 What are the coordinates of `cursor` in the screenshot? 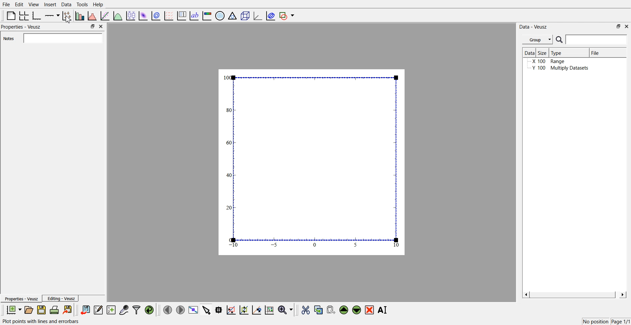 It's located at (68, 21).